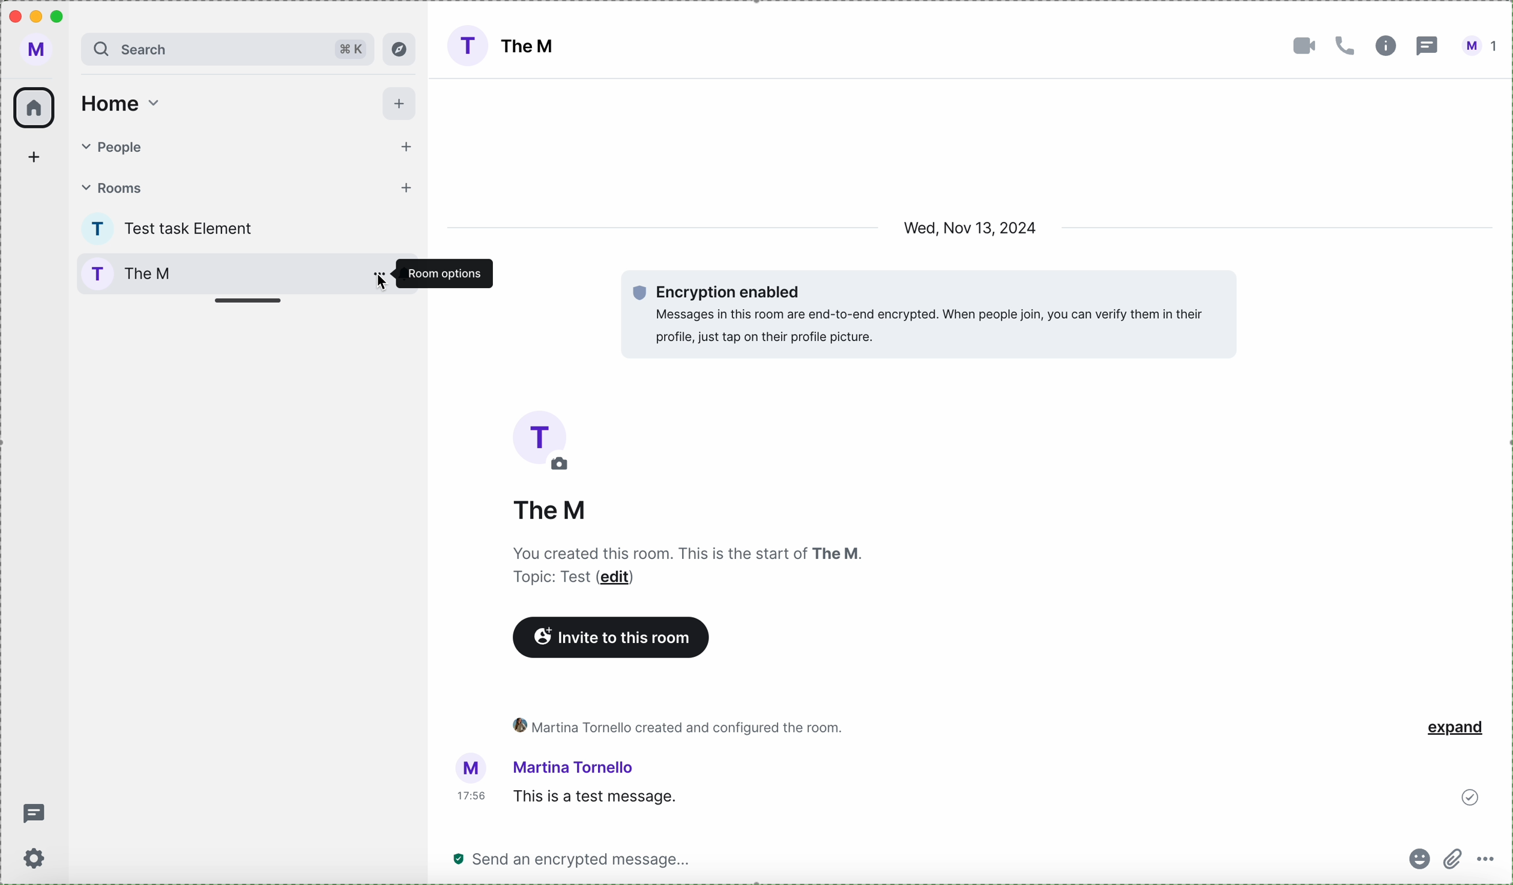 This screenshot has width=1513, height=885. I want to click on encryption enabled, so click(926, 313).